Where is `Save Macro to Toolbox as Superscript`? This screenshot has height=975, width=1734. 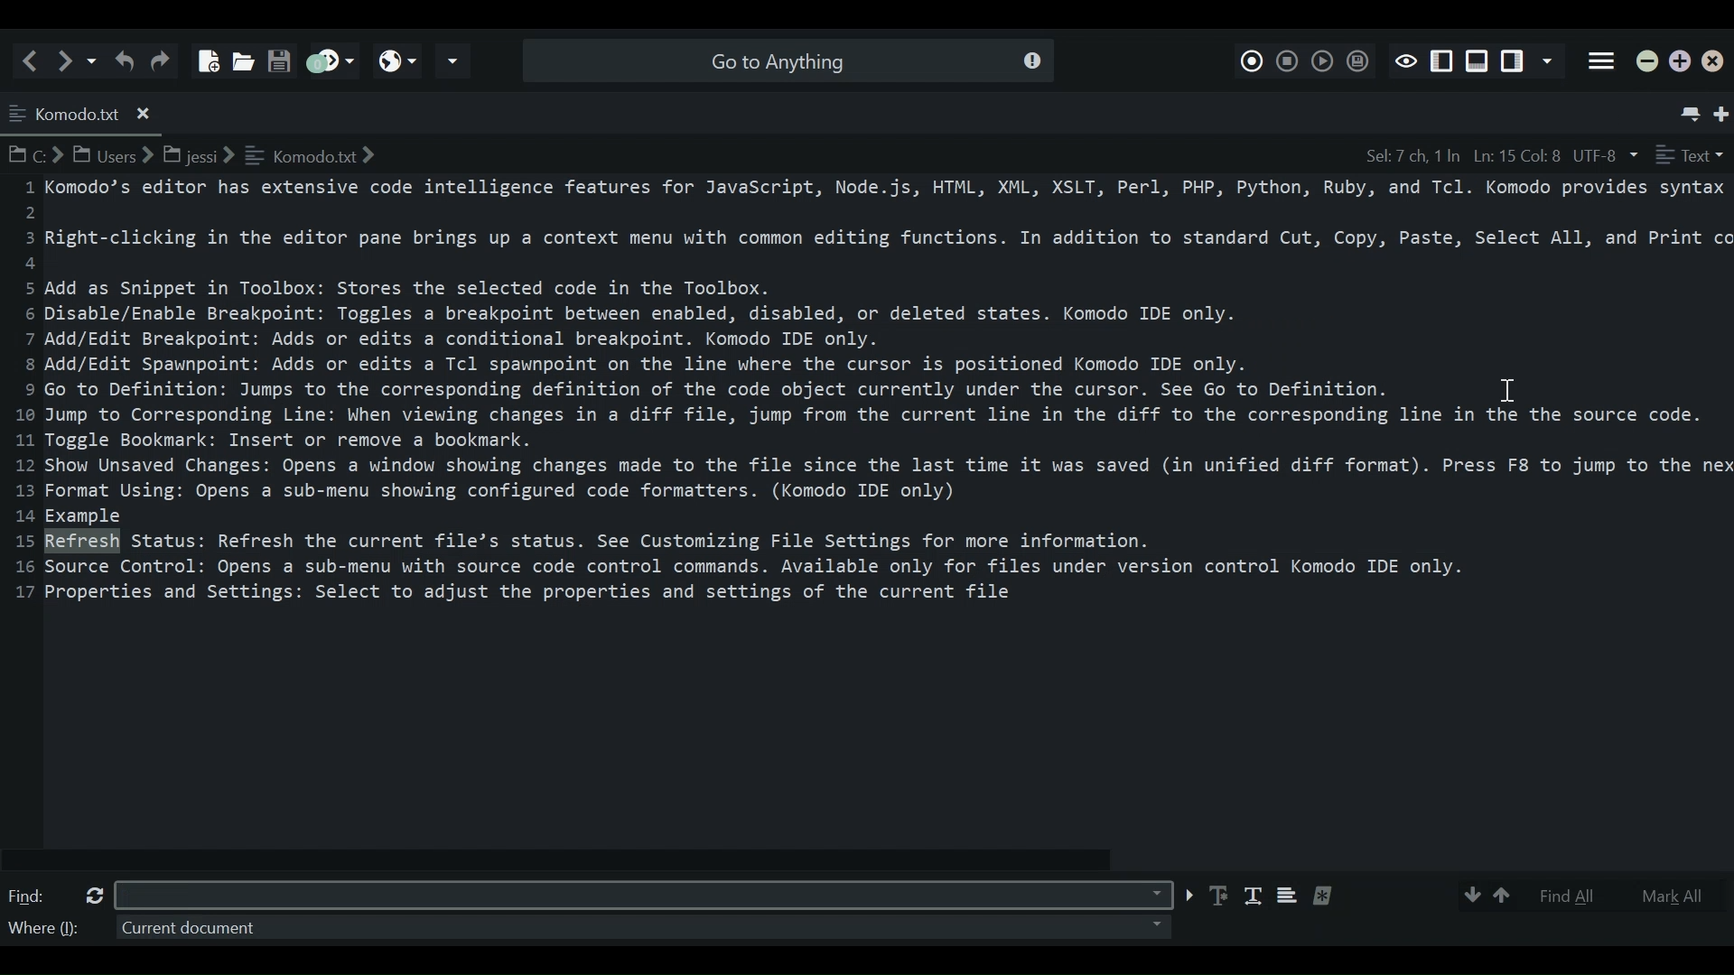
Save Macro to Toolbox as Superscript is located at coordinates (1356, 60).